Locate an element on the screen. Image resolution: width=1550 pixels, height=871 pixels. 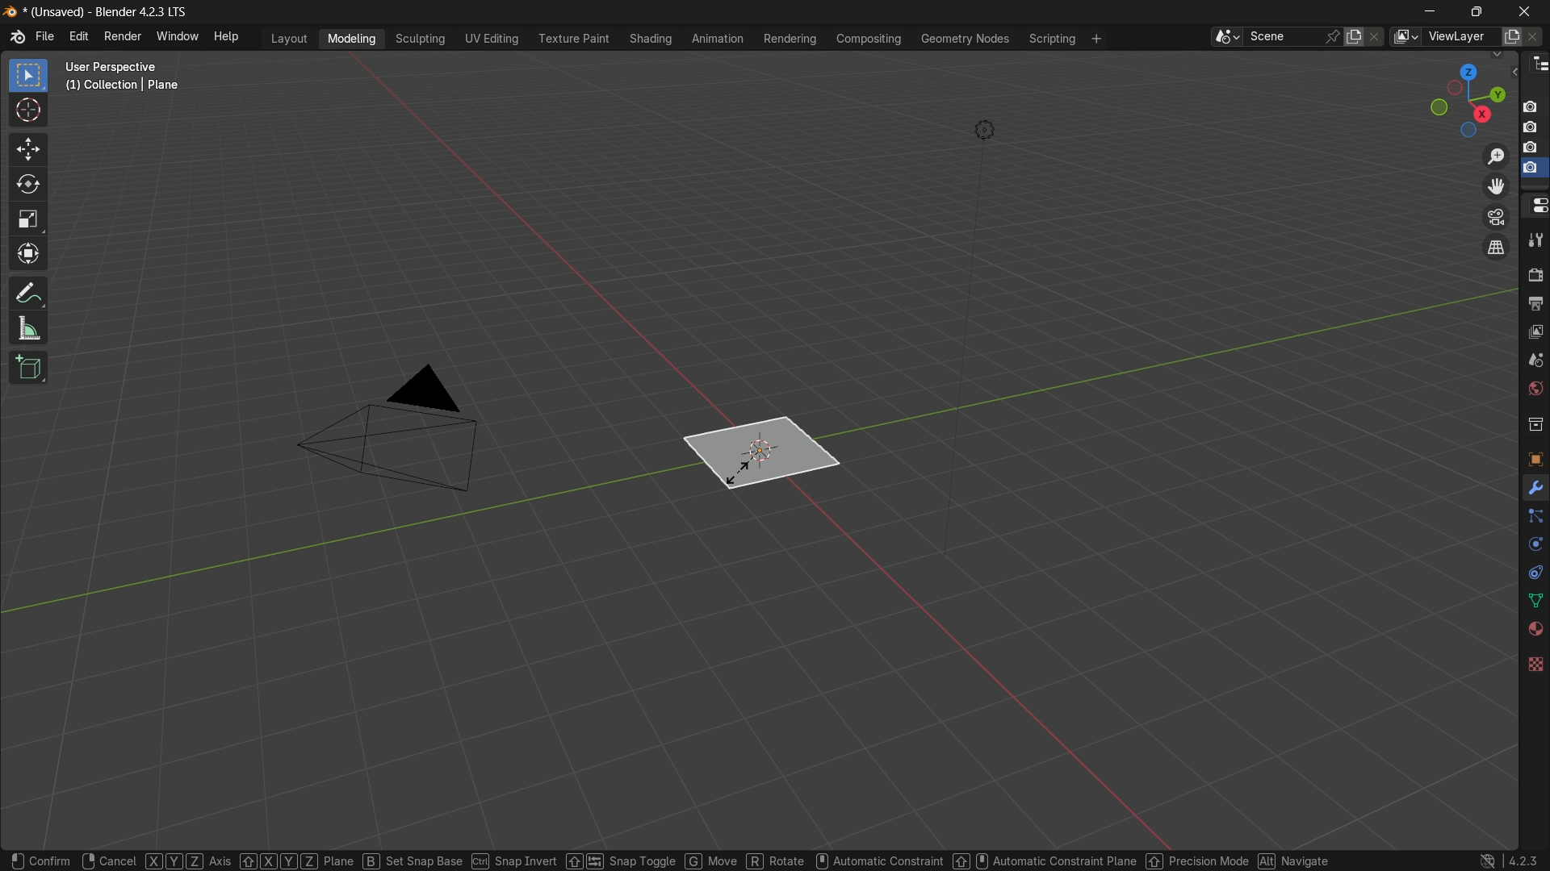
percision mode is located at coordinates (1196, 856).